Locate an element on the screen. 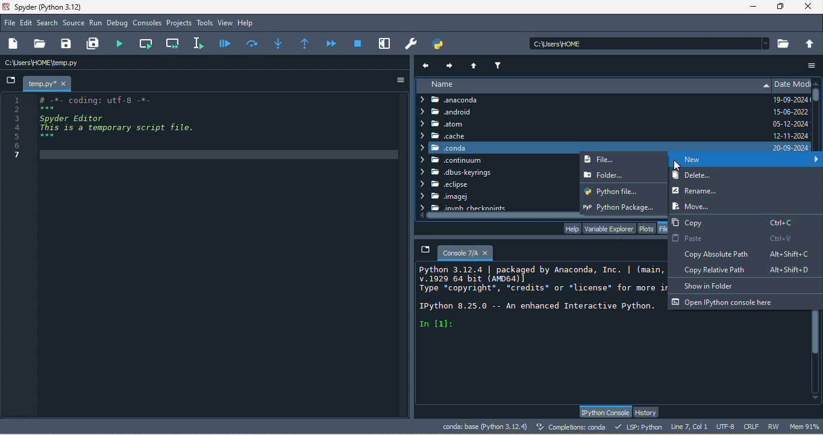 The image size is (823, 435). run is located at coordinates (96, 23).